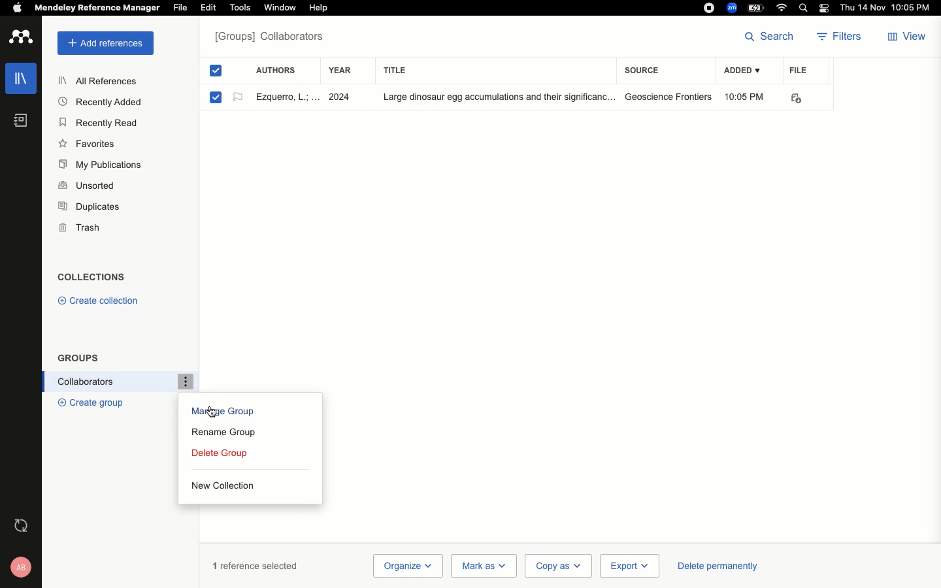 The height and width of the screenshot is (588, 941). What do you see at coordinates (733, 8) in the screenshot?
I see `Zoom` at bounding box center [733, 8].